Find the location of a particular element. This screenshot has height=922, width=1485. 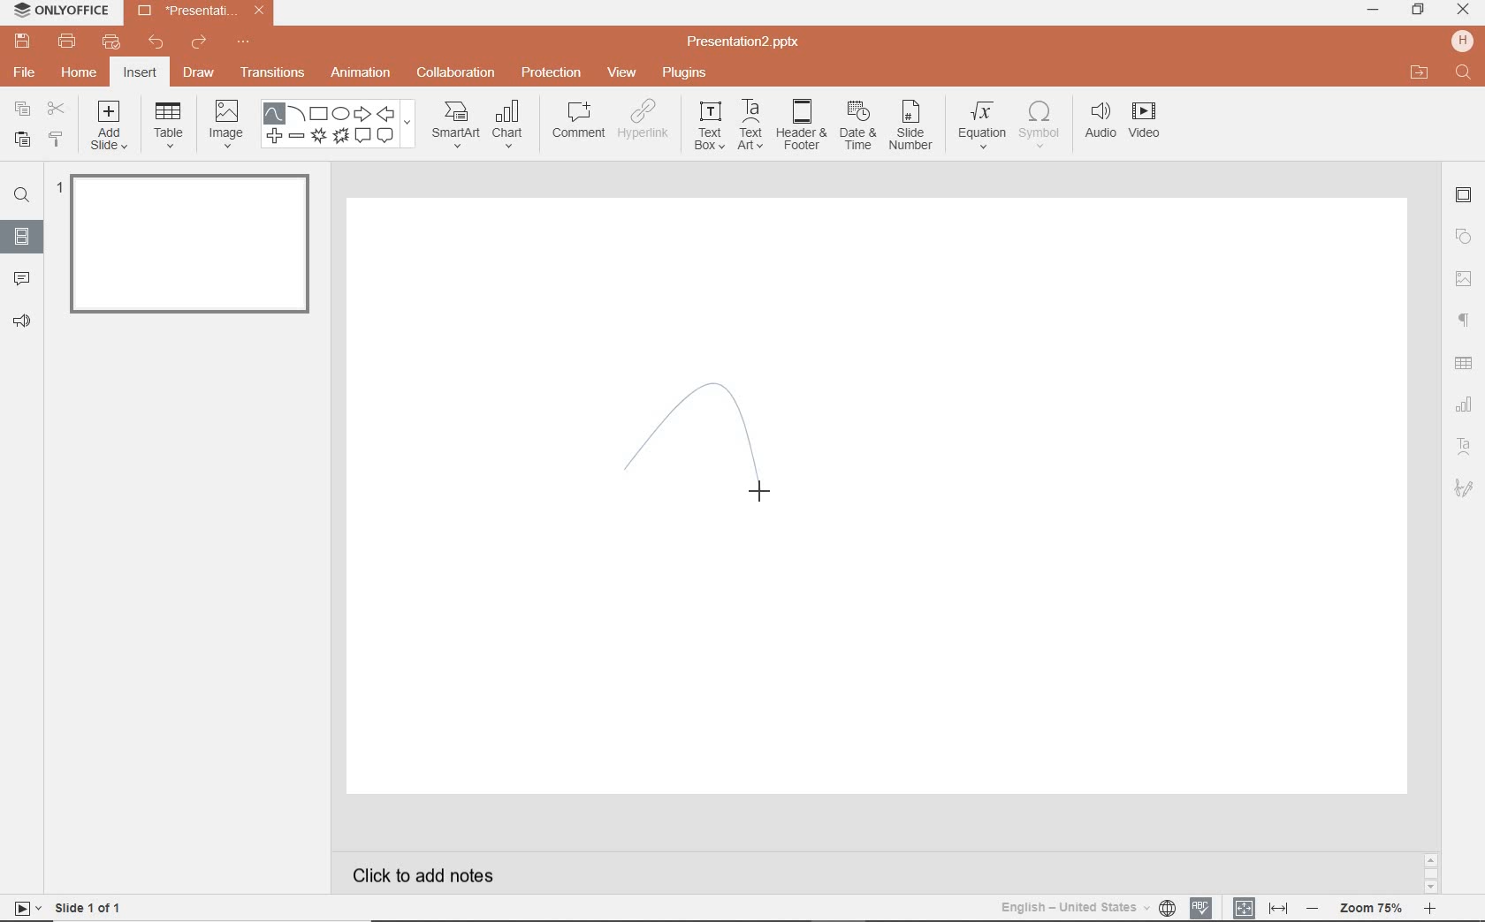

ZOOM is located at coordinates (1380, 908).